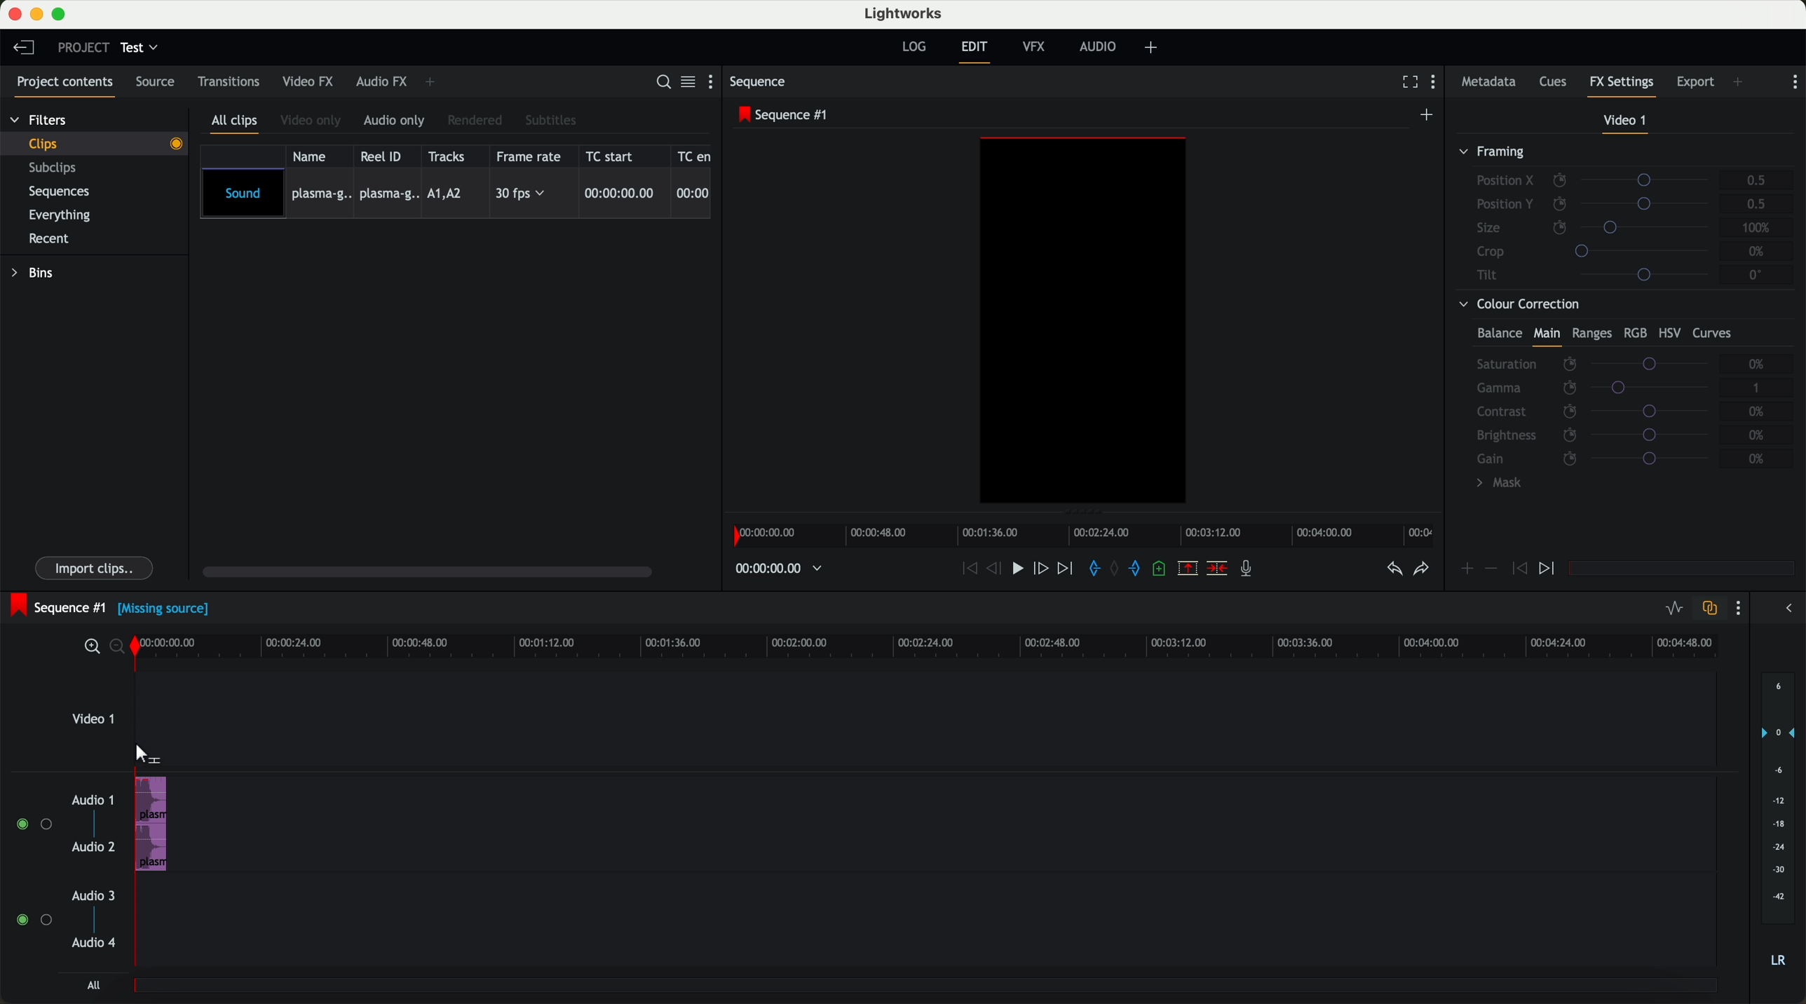 This screenshot has width=1806, height=1004. I want to click on transitions, so click(229, 84).